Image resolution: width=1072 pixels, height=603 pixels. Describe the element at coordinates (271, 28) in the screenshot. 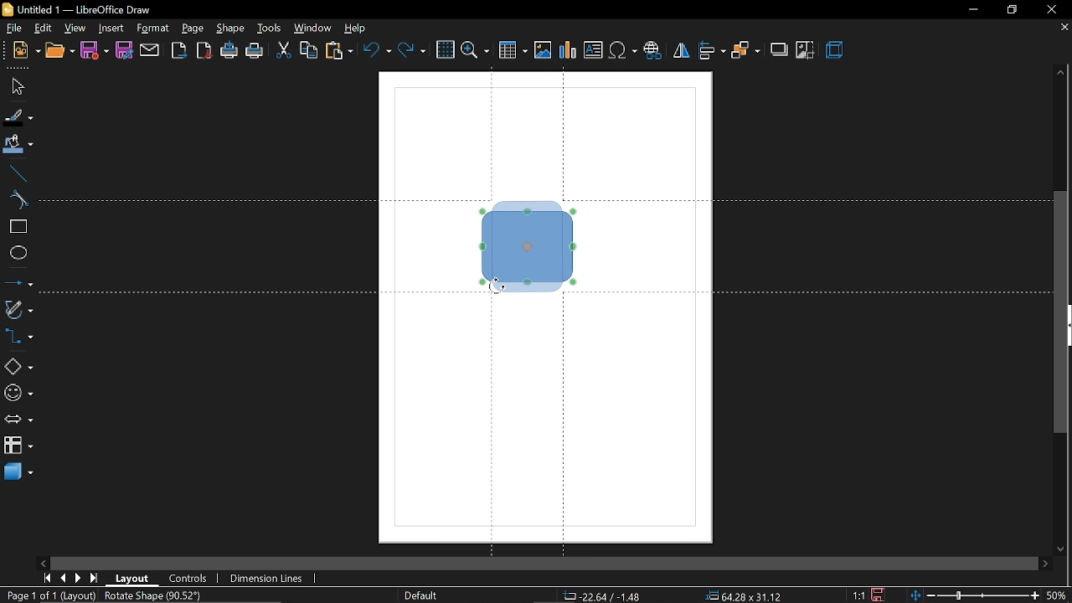

I see `tools` at that location.